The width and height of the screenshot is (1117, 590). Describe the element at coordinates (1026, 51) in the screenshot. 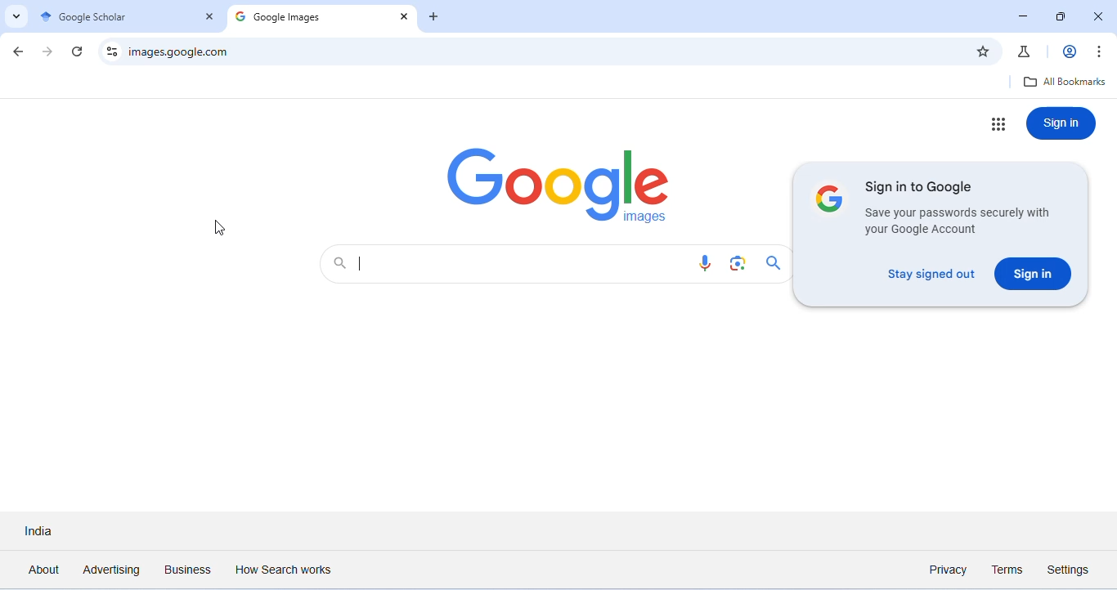

I see `chrome labs` at that location.